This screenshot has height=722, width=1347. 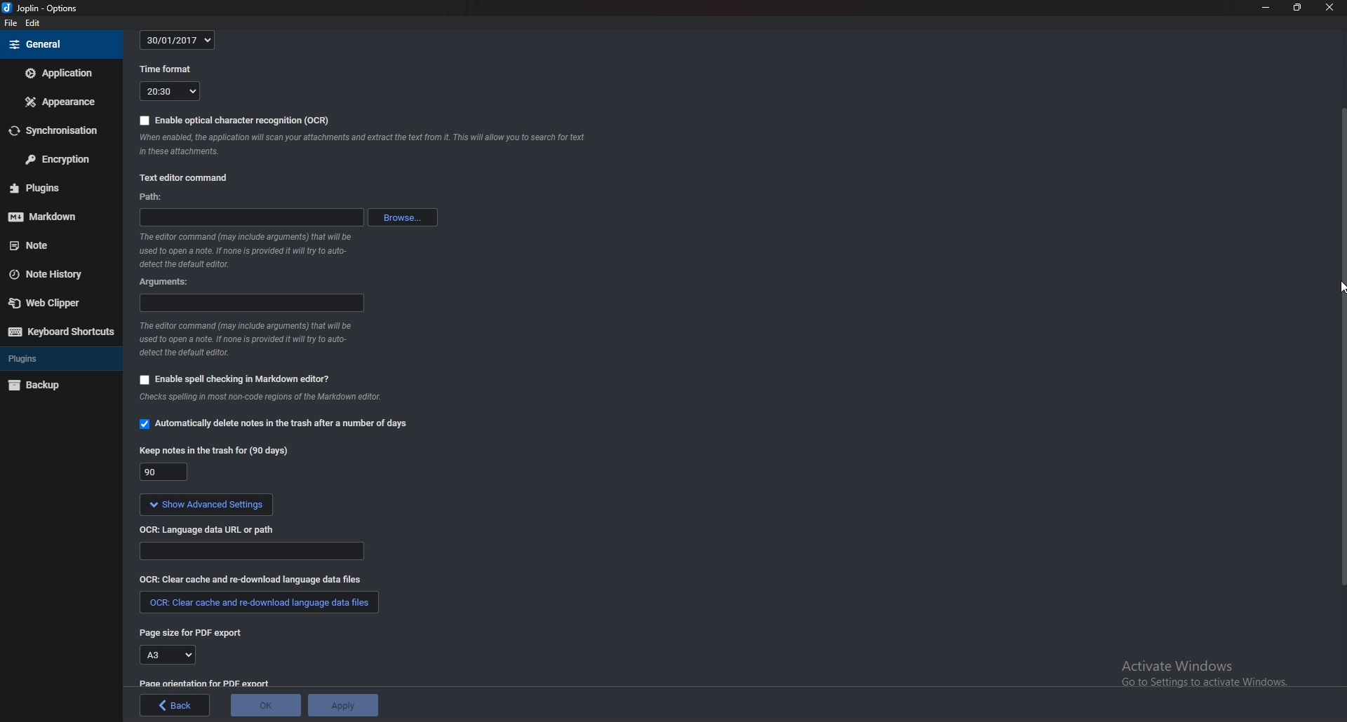 What do you see at coordinates (251, 216) in the screenshot?
I see `path` at bounding box center [251, 216].